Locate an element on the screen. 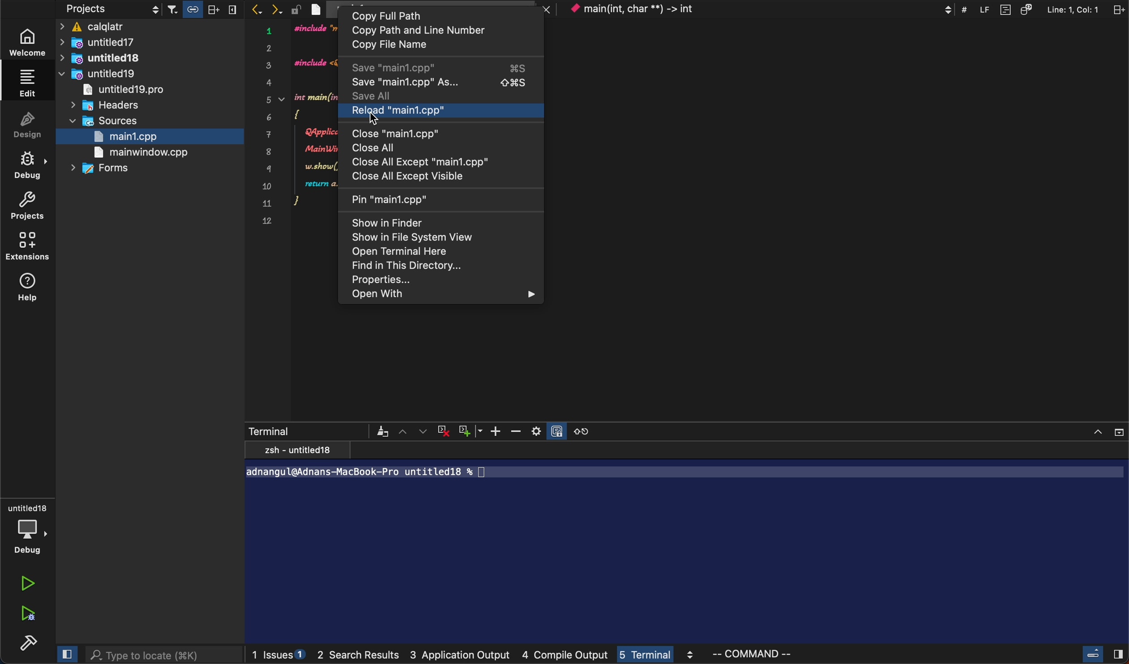 The height and width of the screenshot is (664, 1129). main window is located at coordinates (143, 153).